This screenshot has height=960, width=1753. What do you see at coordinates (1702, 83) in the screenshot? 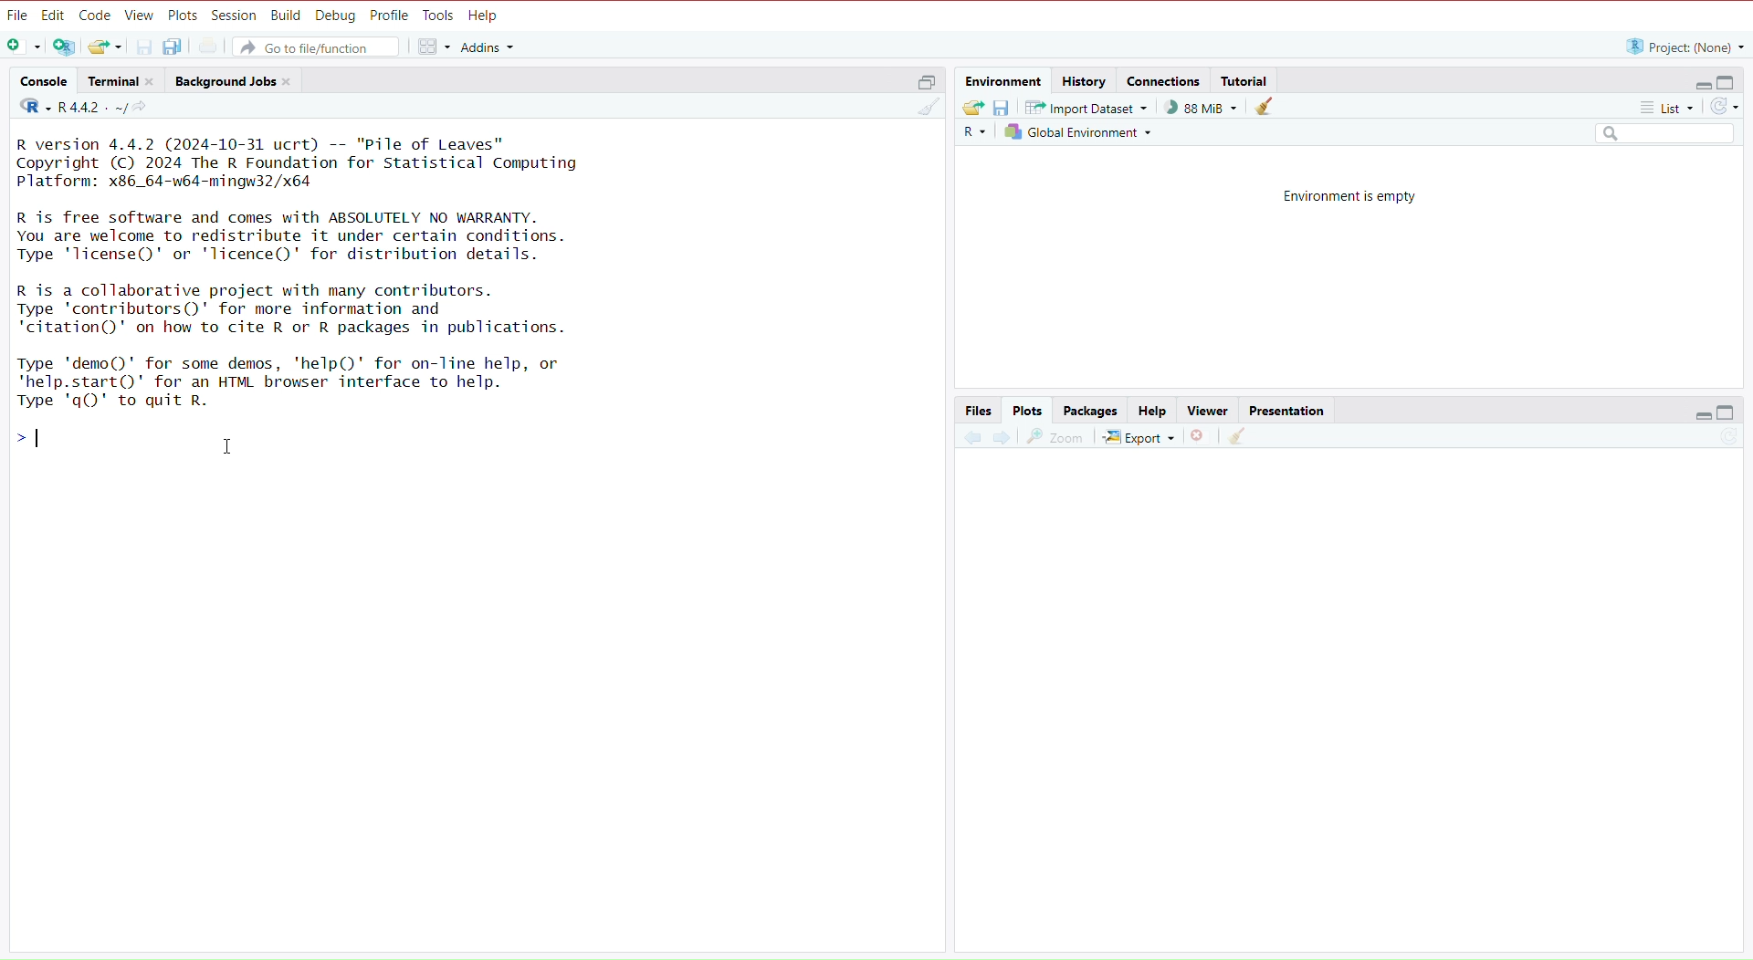
I see `Hide` at bounding box center [1702, 83].